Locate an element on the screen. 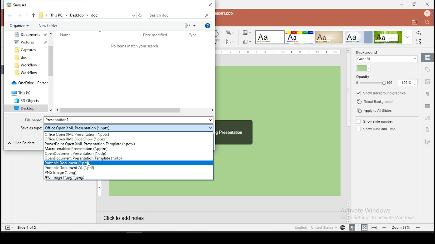  select color theme is located at coordinates (329, 37).